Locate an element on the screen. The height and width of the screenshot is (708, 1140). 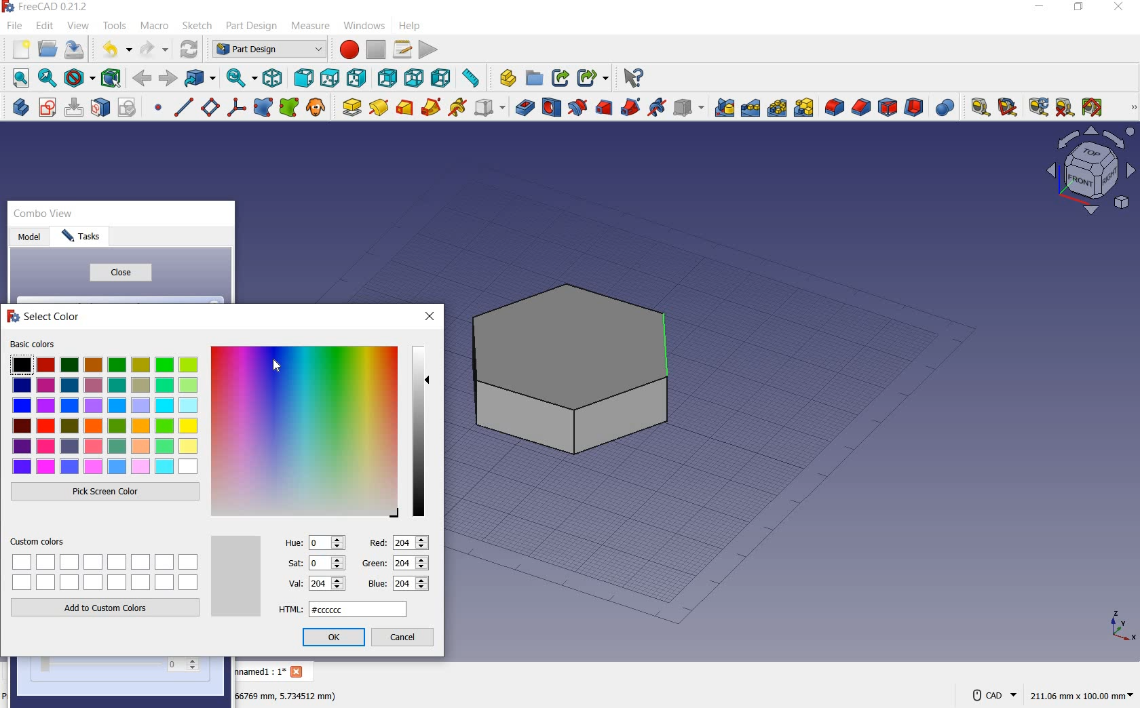
make sub-link is located at coordinates (591, 79).